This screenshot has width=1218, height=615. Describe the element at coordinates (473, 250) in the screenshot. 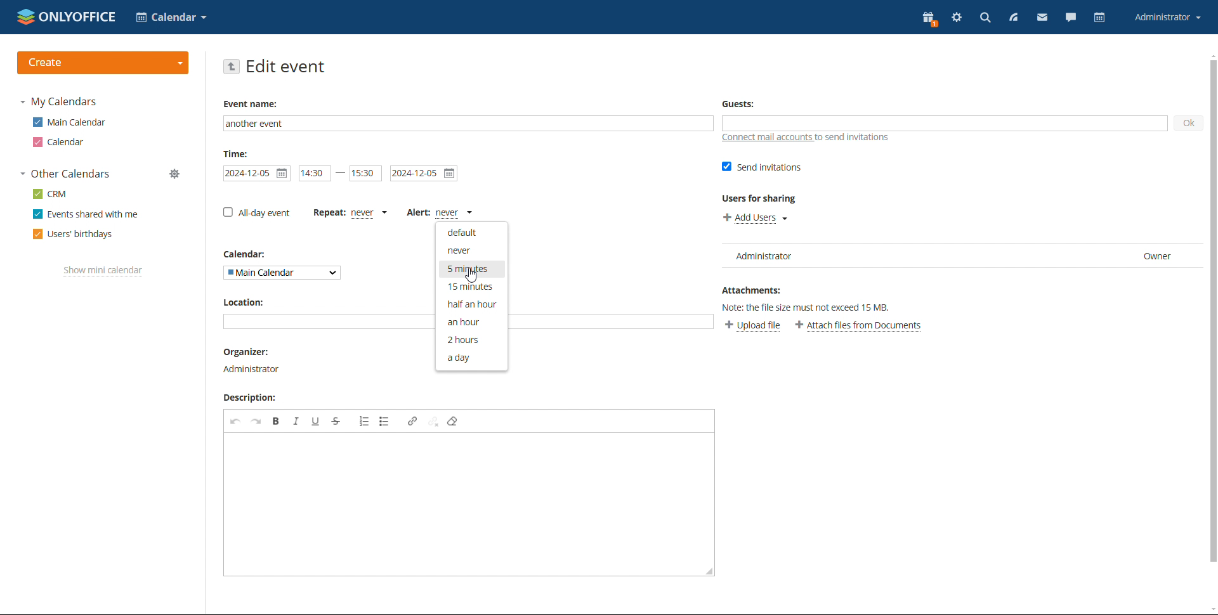

I see `never` at that location.